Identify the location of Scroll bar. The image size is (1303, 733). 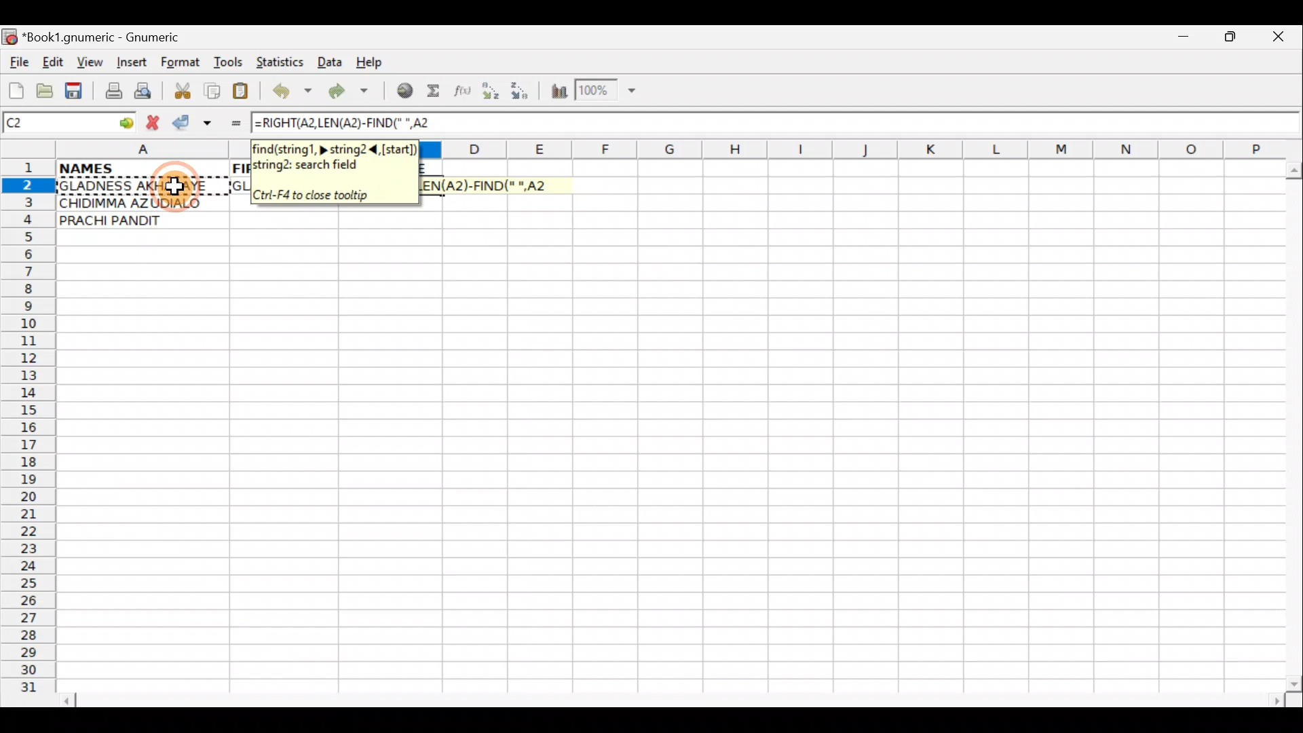
(675, 698).